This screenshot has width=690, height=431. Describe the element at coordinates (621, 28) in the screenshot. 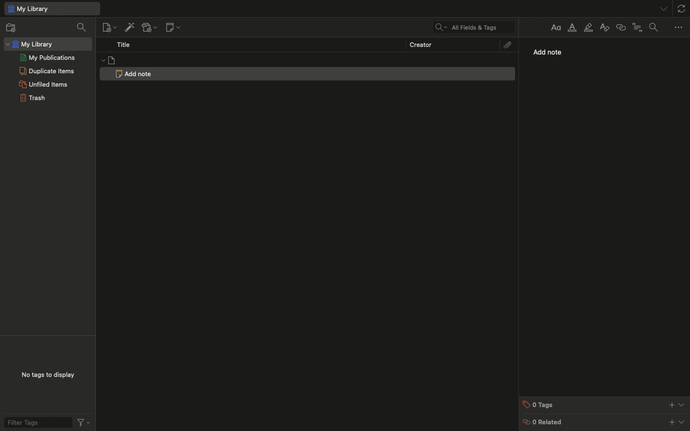

I see `Insert link` at that location.